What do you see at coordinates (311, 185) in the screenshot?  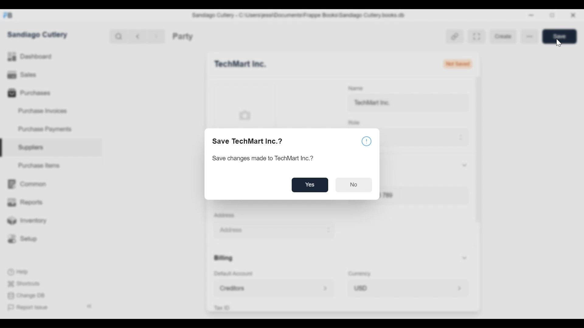 I see `Yes` at bounding box center [311, 185].